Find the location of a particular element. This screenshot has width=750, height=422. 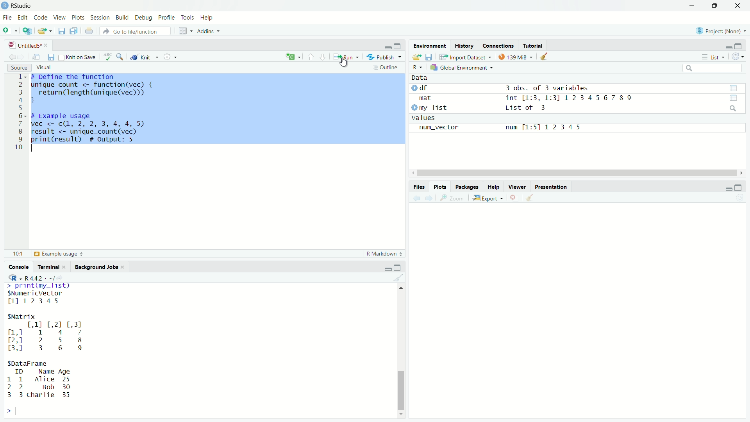

Example Usage is located at coordinates (58, 254).